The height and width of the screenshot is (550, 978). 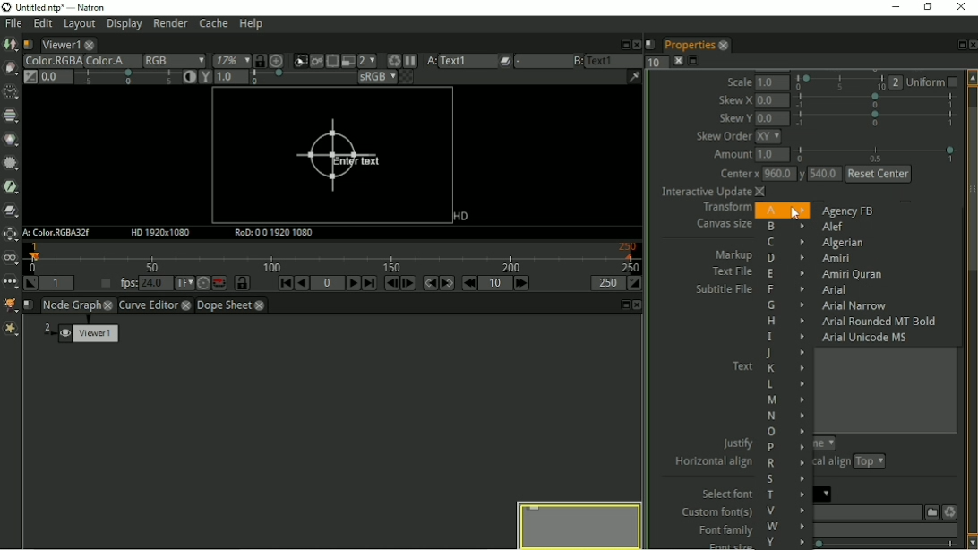 I want to click on Scale, so click(x=740, y=82).